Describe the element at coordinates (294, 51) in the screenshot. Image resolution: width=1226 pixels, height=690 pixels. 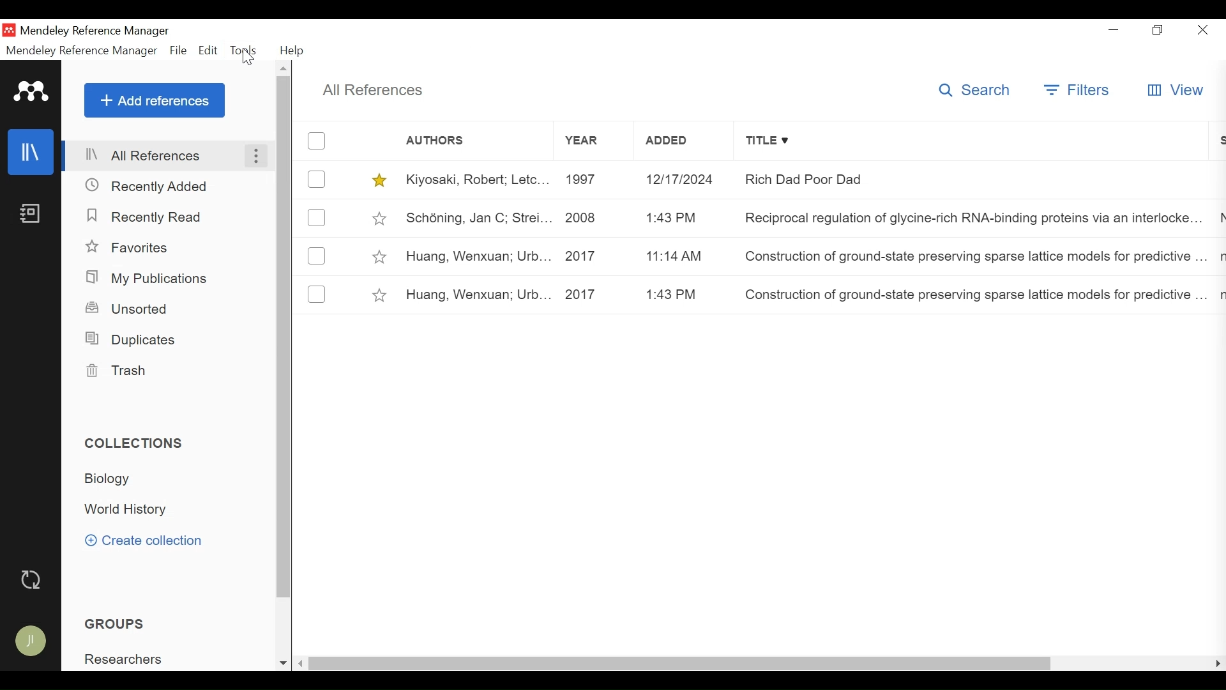
I see `Help` at that location.